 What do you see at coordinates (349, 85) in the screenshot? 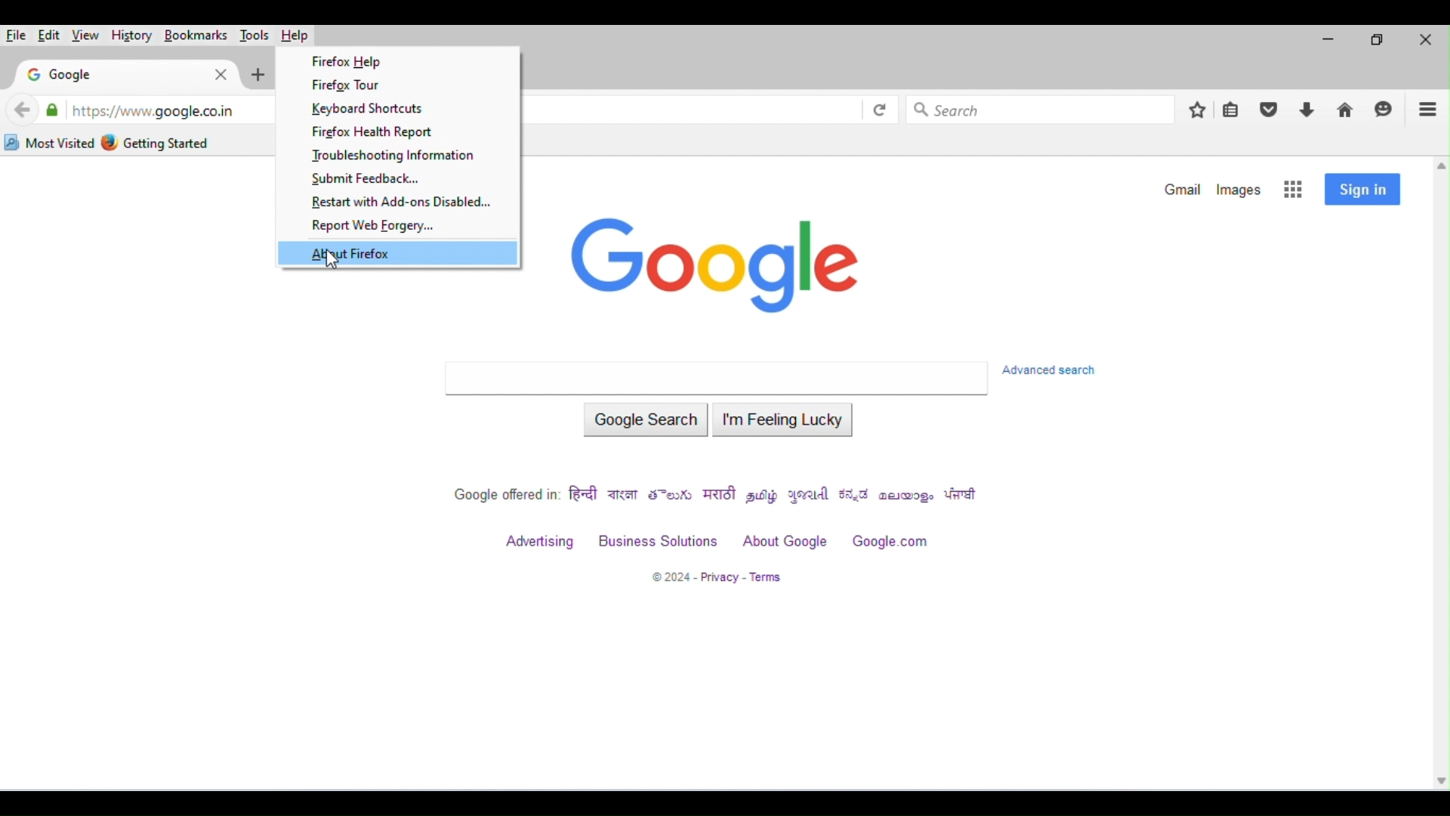
I see `firefox tour` at bounding box center [349, 85].